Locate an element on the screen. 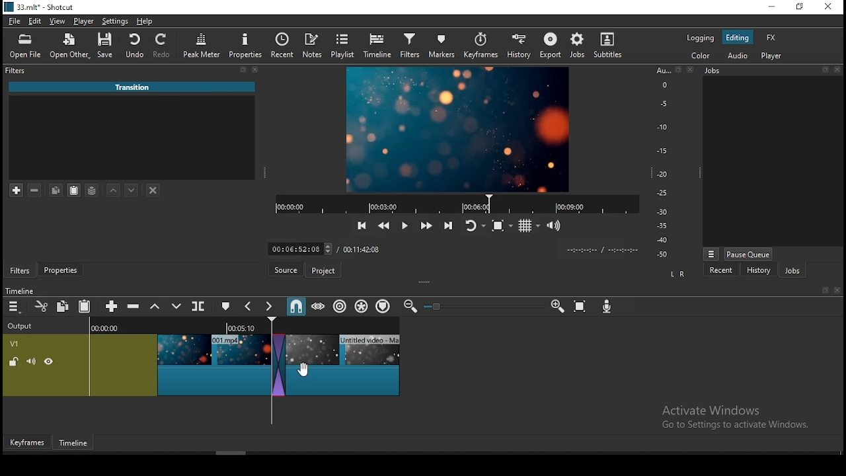 This screenshot has height=476, width=846. book mark is located at coordinates (823, 291).